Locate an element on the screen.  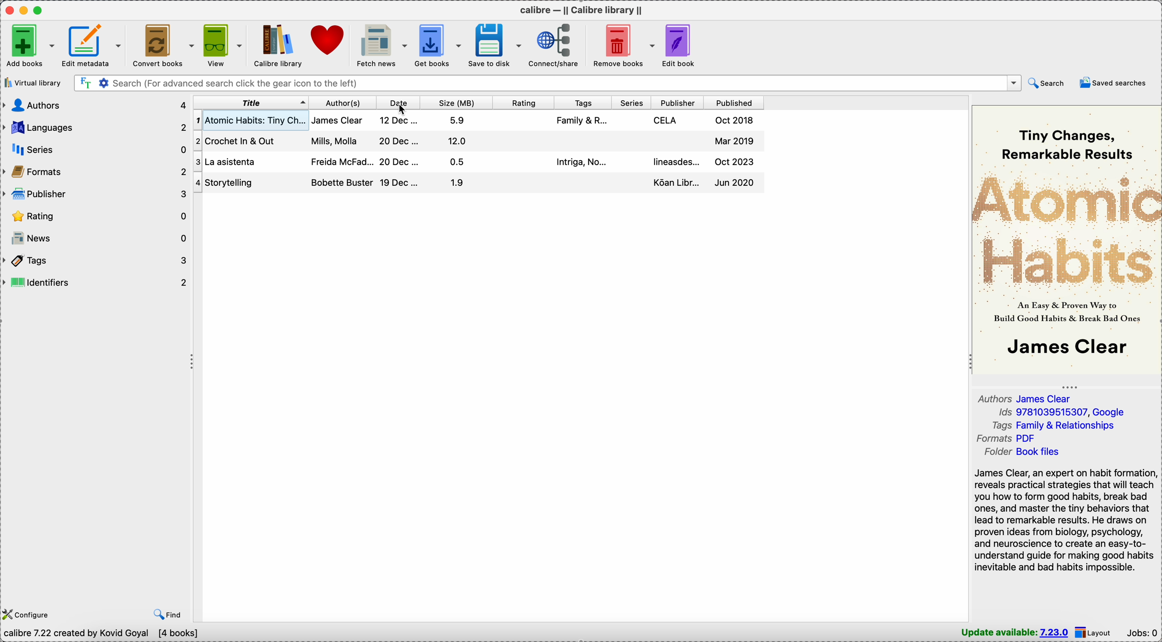
languages is located at coordinates (96, 126).